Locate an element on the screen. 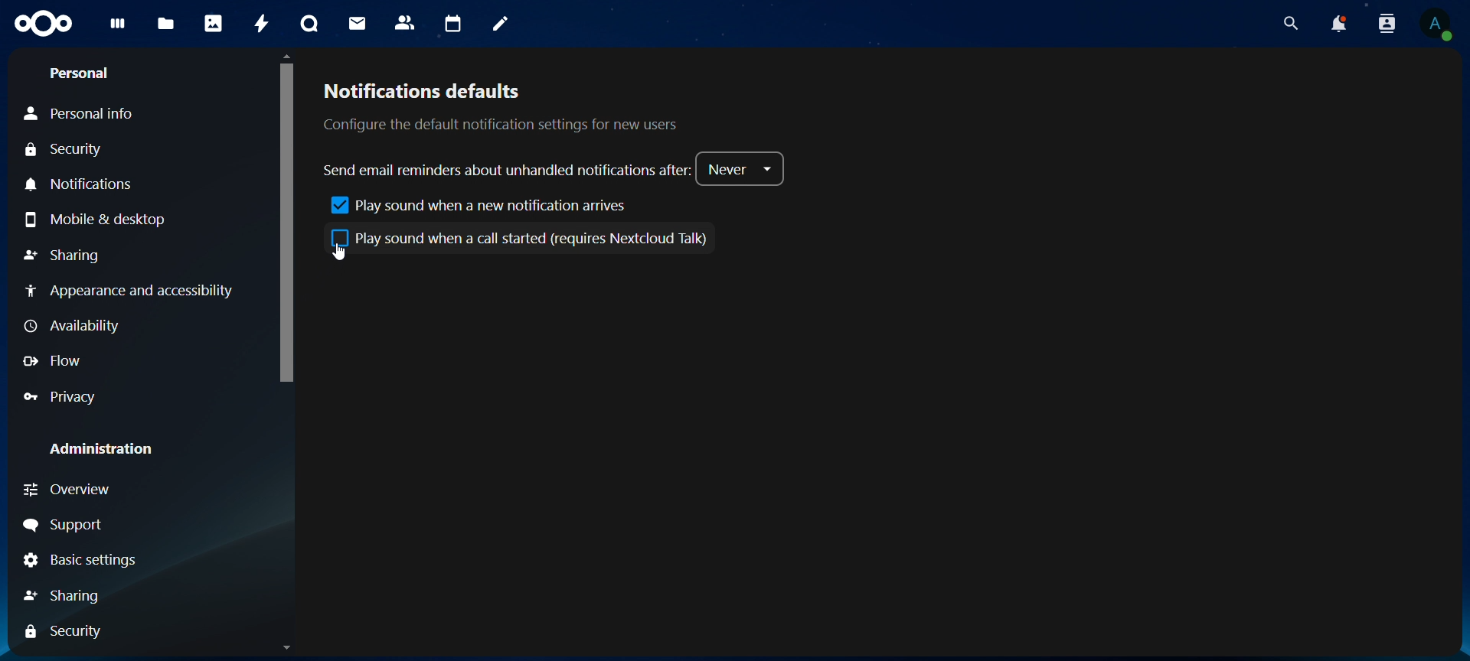 The image size is (1470, 661). notifications defaults is located at coordinates (499, 109).